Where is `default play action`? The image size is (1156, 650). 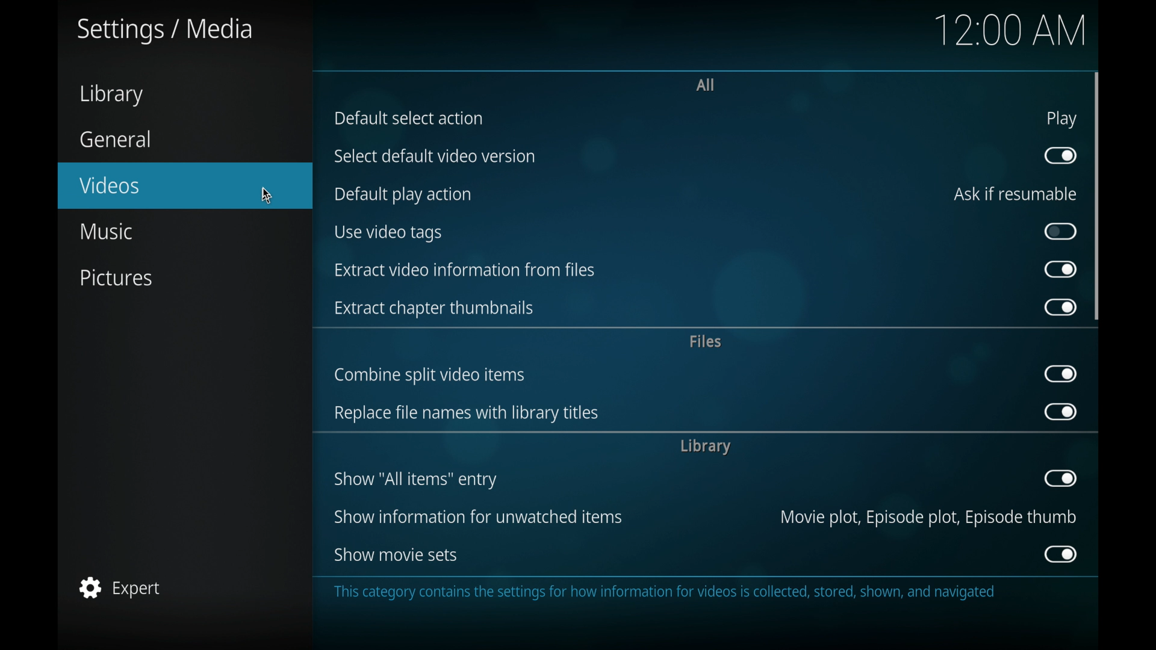 default play action is located at coordinates (402, 195).